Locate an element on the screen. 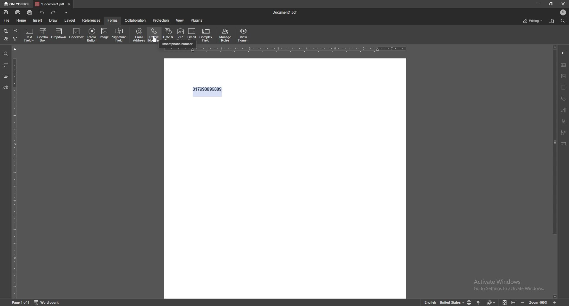  view form is located at coordinates (244, 35).